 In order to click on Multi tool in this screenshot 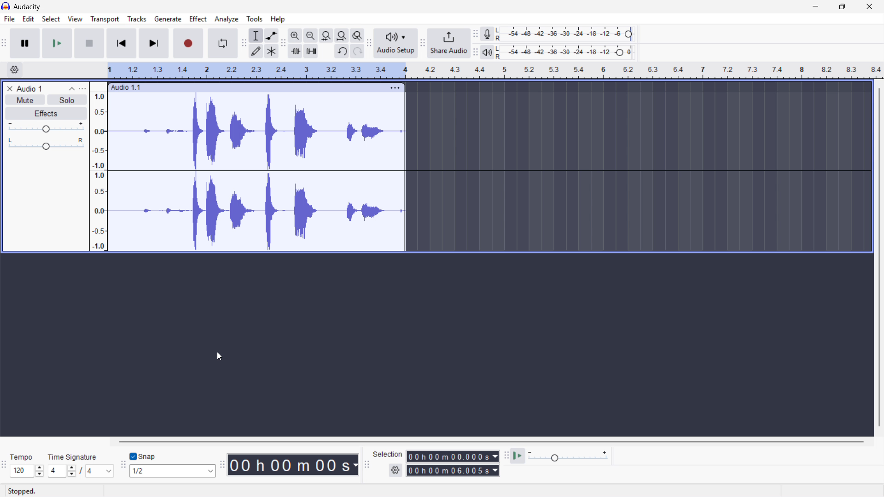, I will do `click(271, 52)`.